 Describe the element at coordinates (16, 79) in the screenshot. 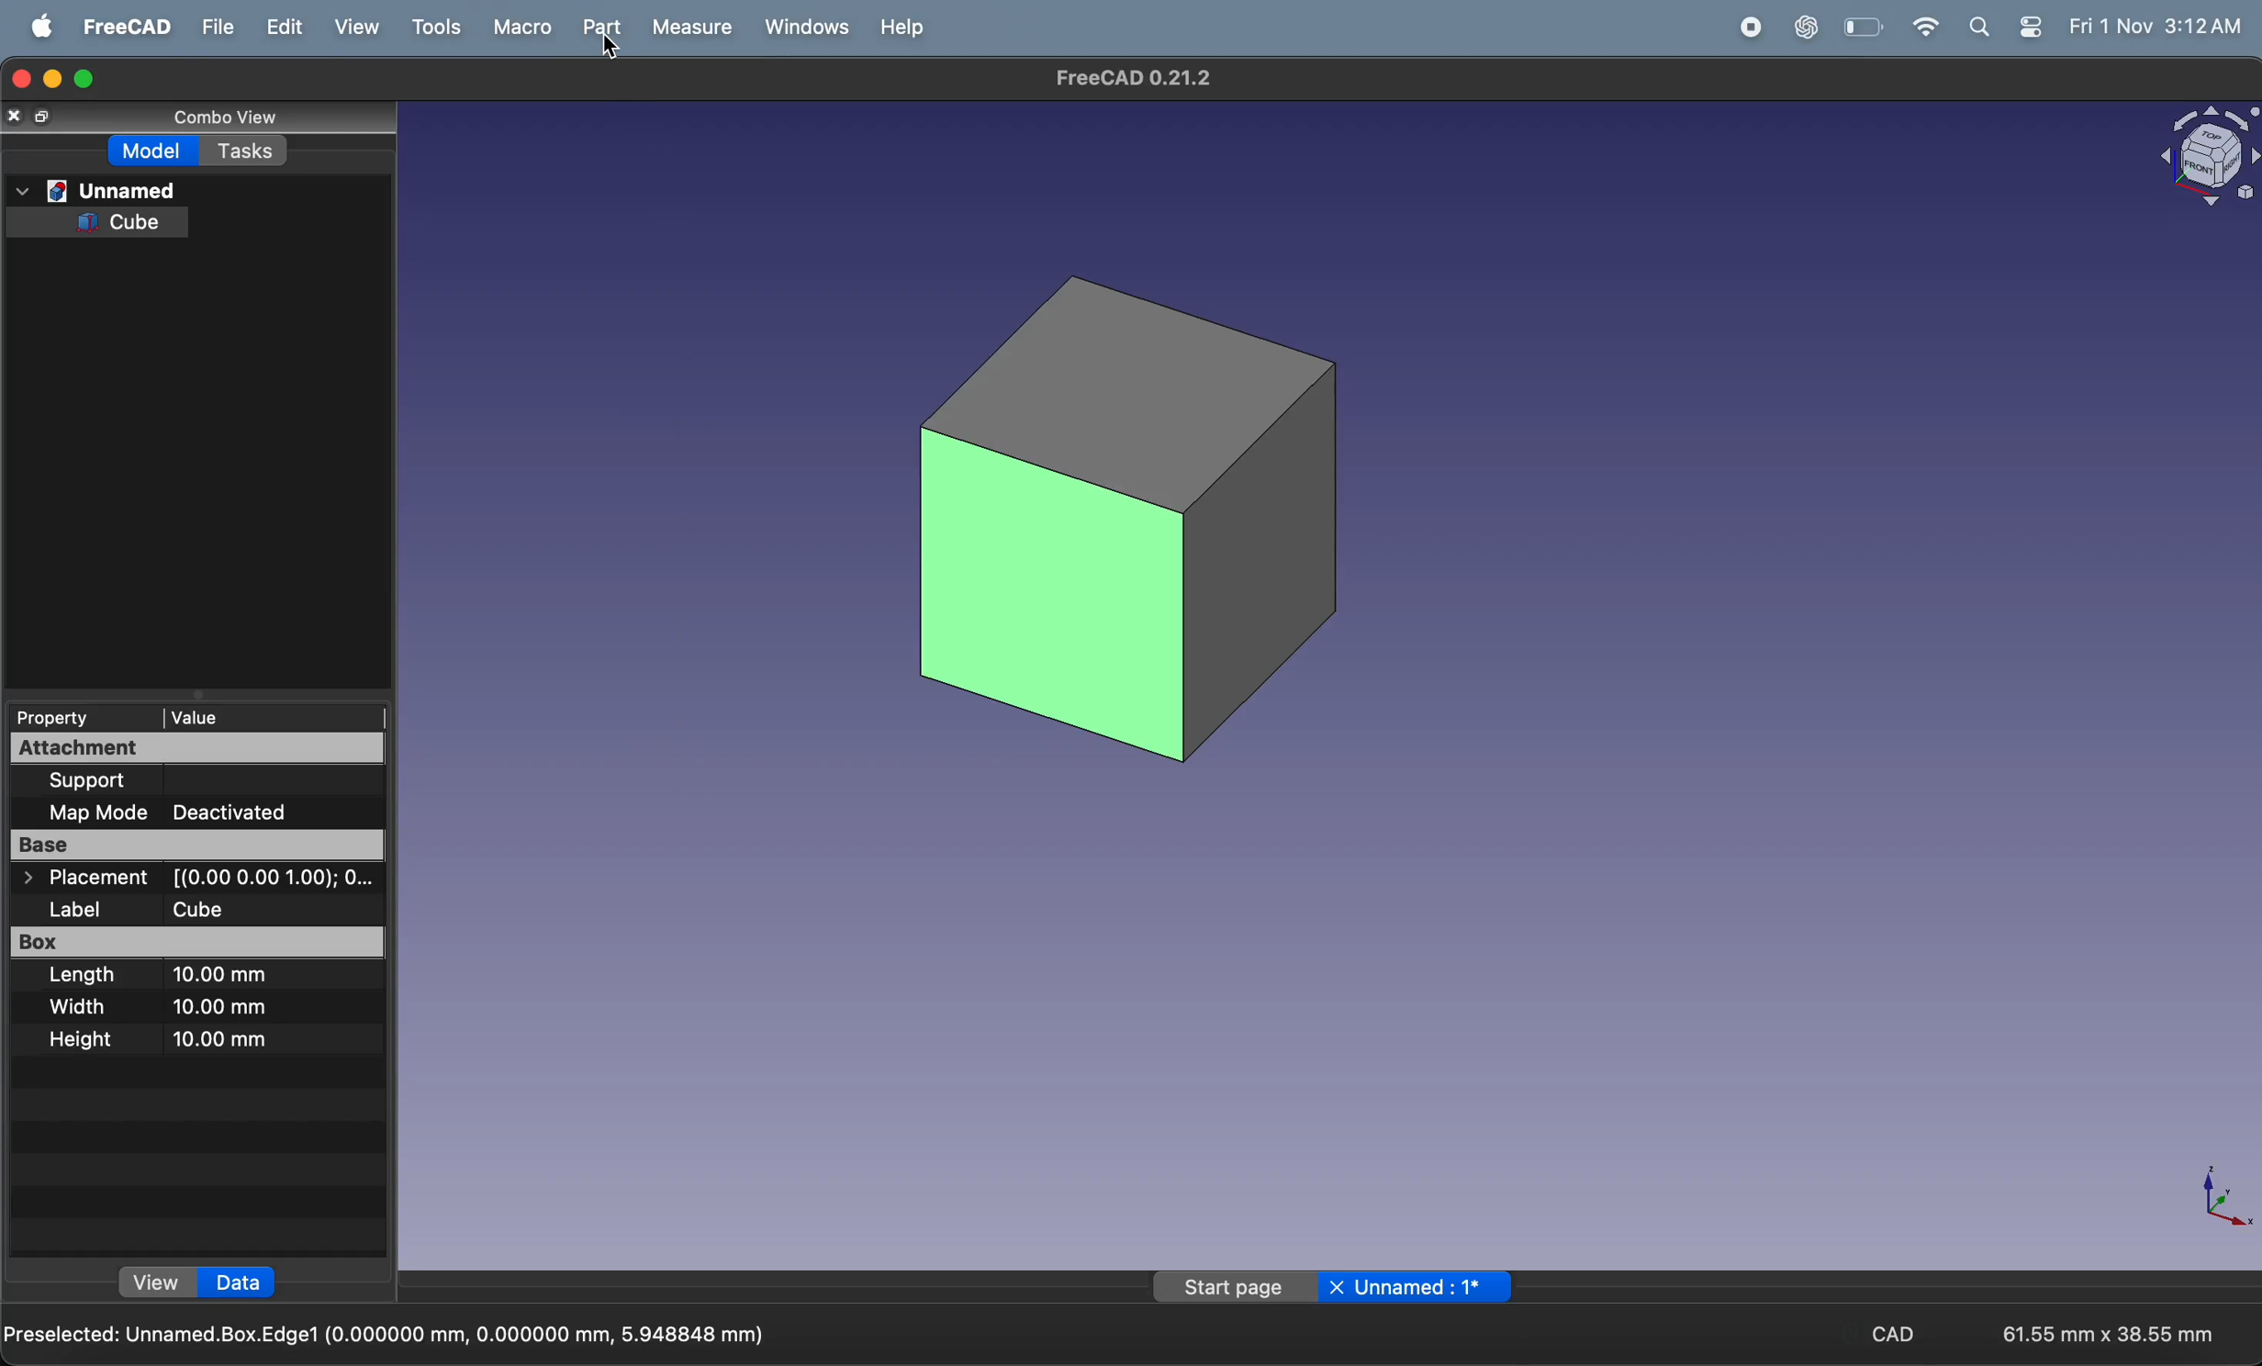

I see `closing window` at that location.